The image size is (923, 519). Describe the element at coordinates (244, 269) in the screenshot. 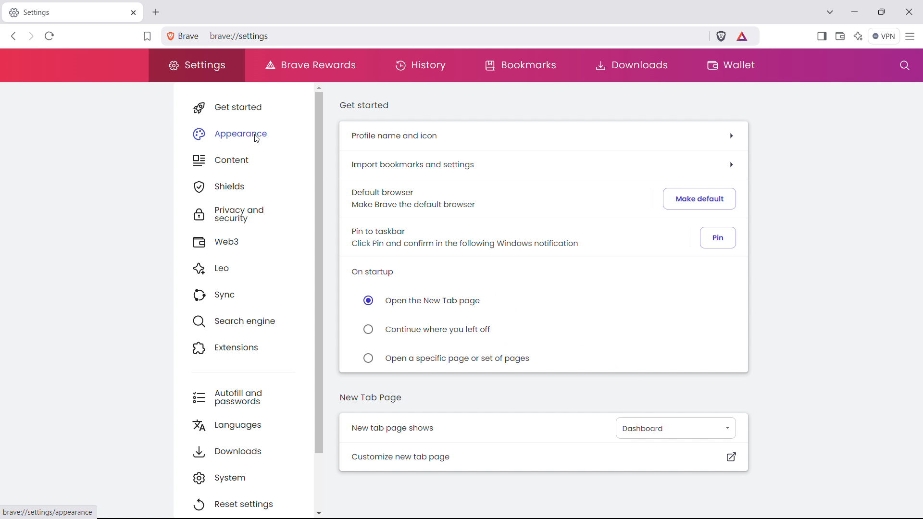

I see `leo` at that location.